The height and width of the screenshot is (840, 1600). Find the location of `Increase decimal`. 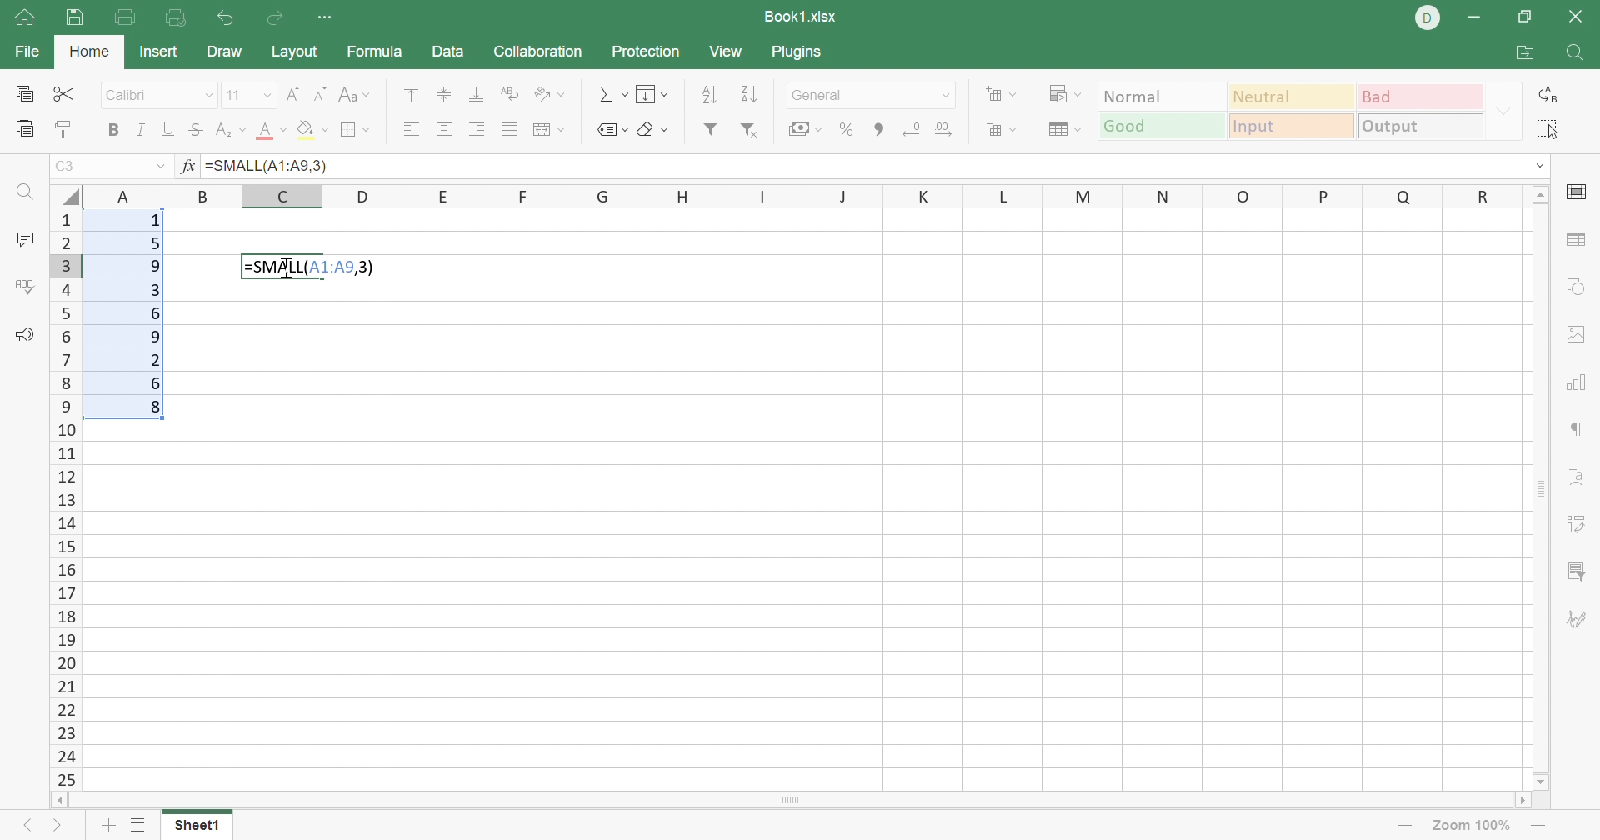

Increase decimal is located at coordinates (943, 129).